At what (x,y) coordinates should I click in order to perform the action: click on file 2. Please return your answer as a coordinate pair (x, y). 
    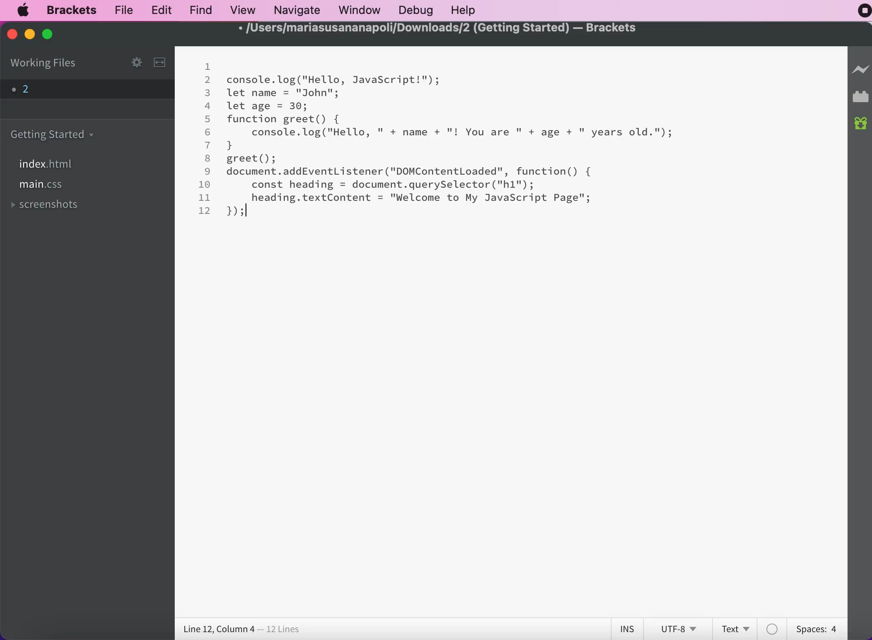
    Looking at the image, I should click on (26, 91).